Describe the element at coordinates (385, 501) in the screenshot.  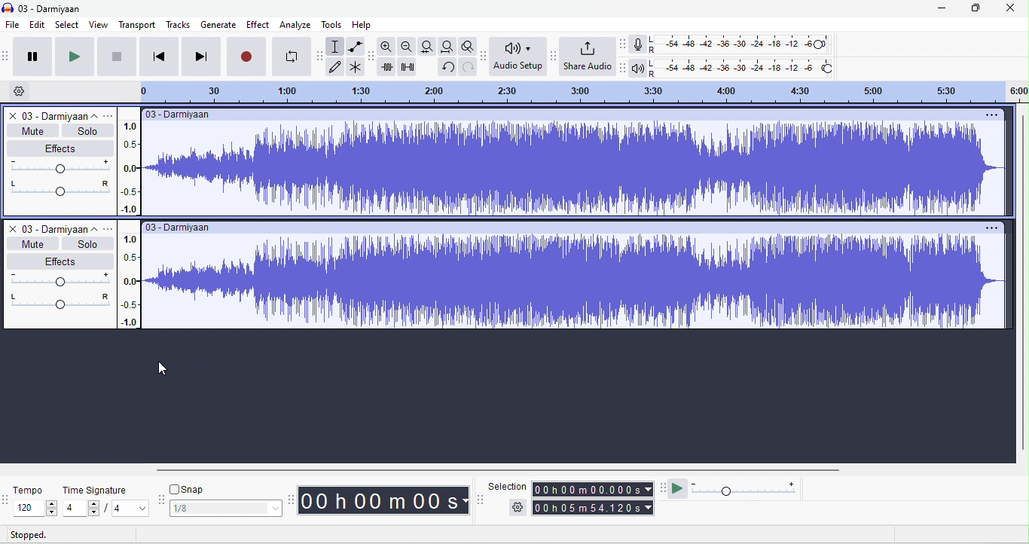
I see `time` at that location.